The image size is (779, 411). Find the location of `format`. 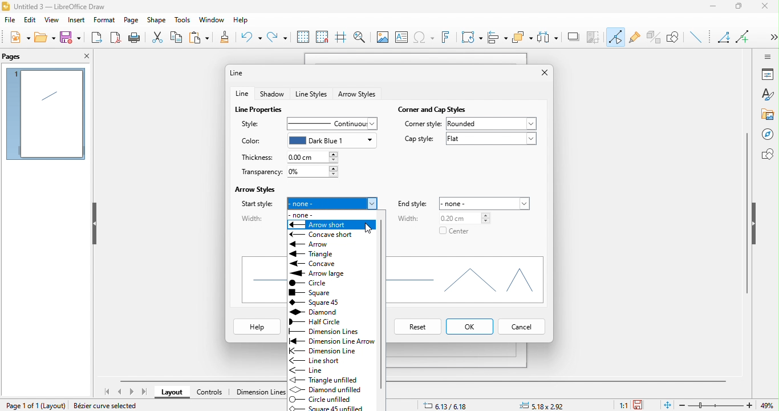

format is located at coordinates (103, 20).